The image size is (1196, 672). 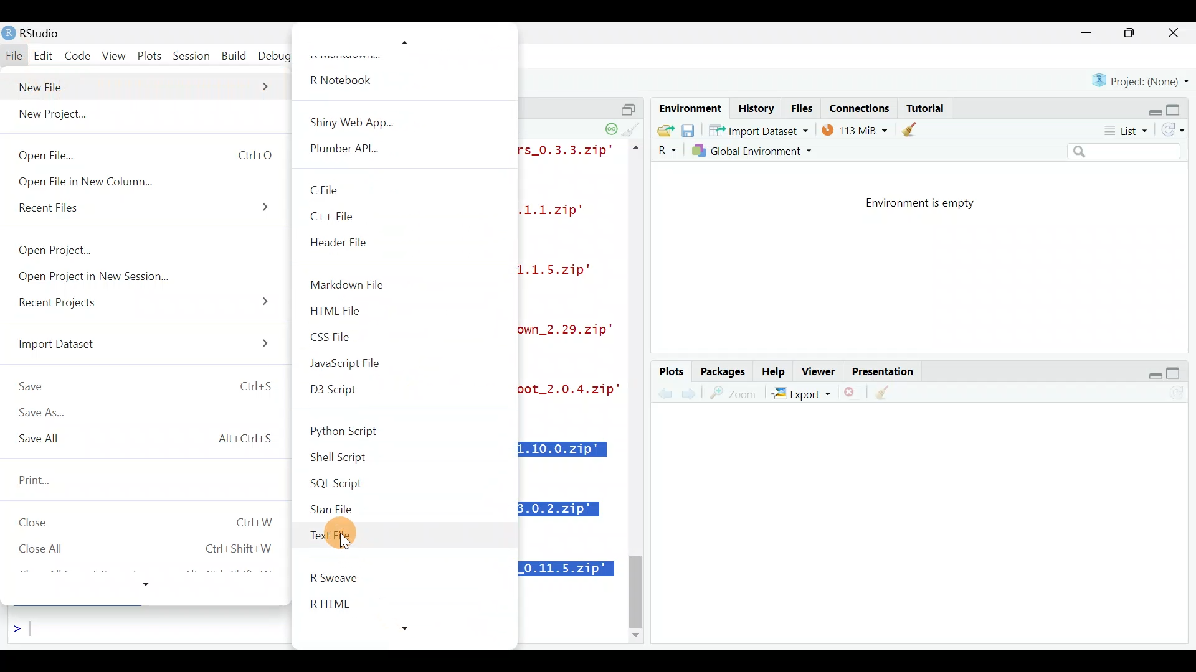 I want to click on Build, so click(x=235, y=55).